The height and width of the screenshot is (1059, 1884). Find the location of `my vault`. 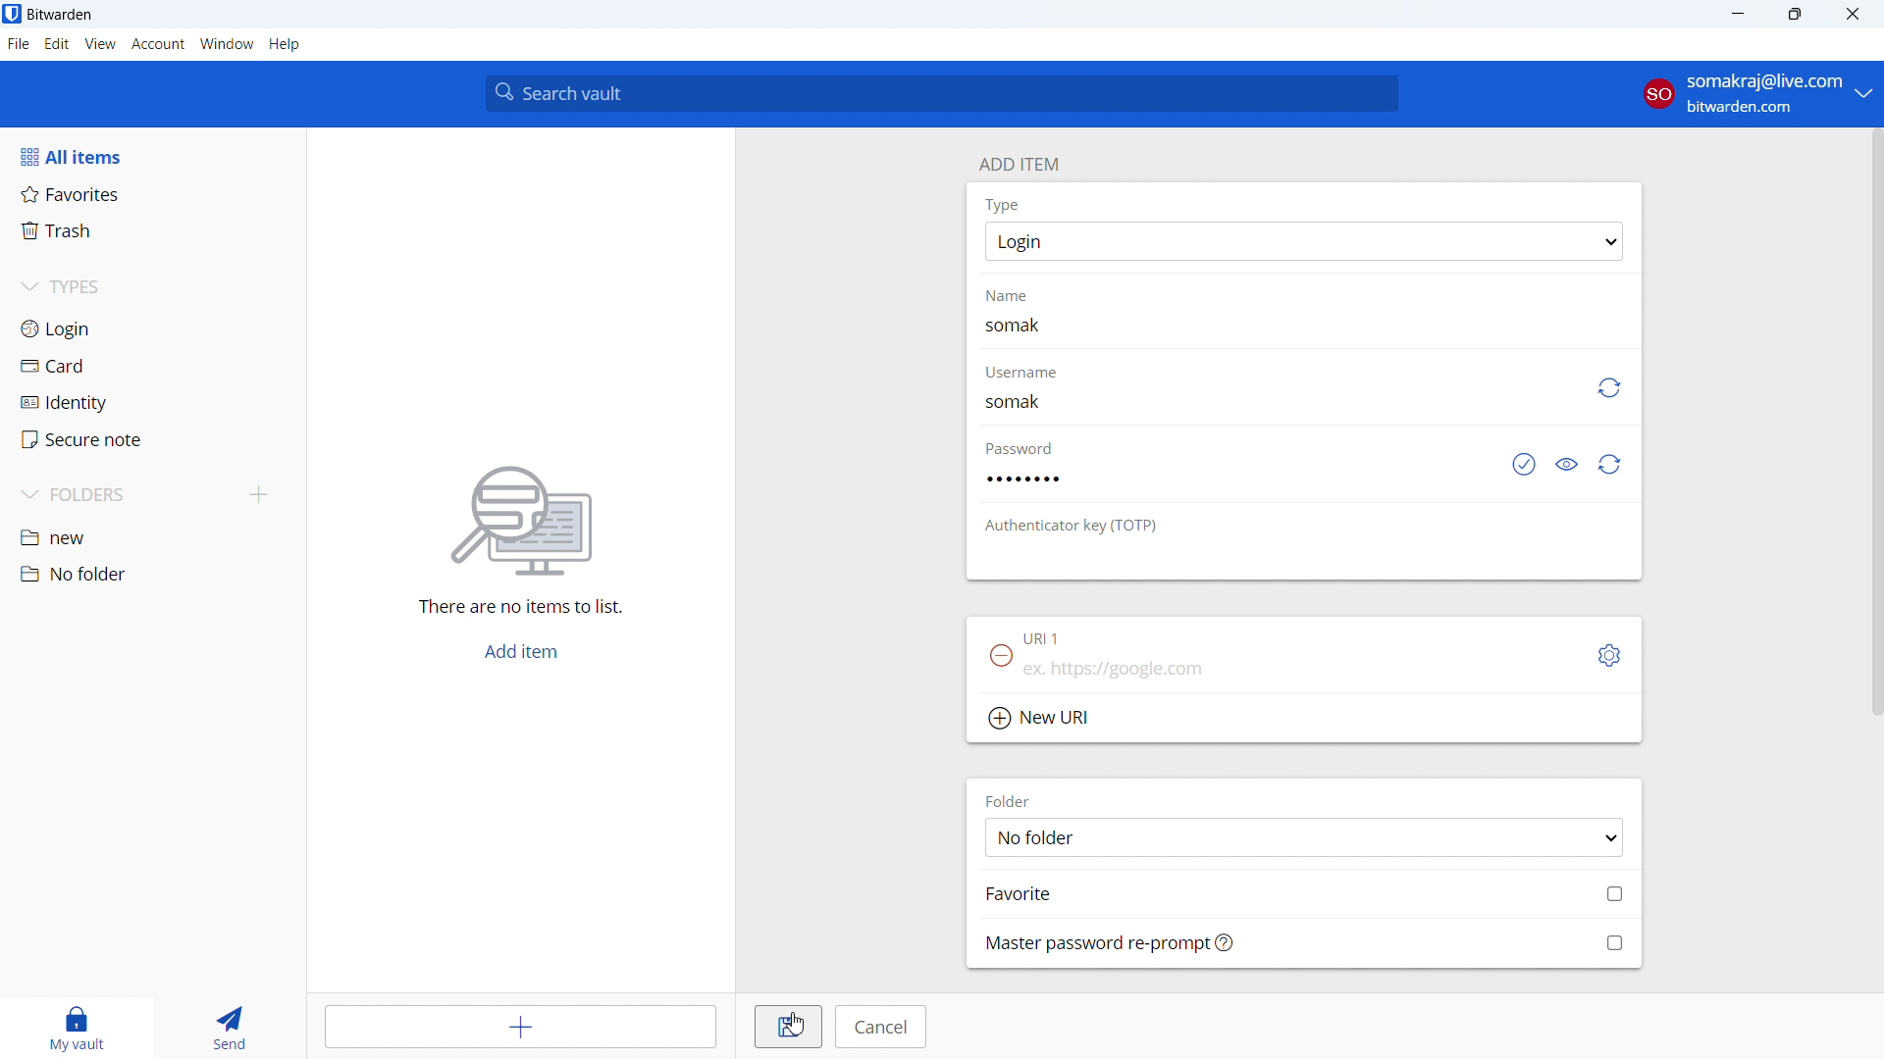

my vault is located at coordinates (72, 1028).